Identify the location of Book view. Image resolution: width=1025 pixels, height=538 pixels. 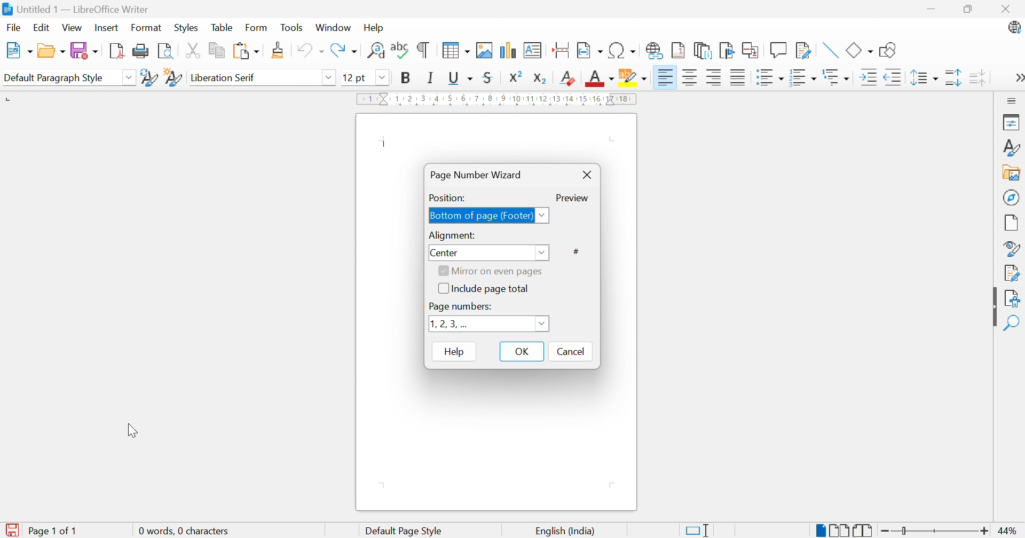
(864, 530).